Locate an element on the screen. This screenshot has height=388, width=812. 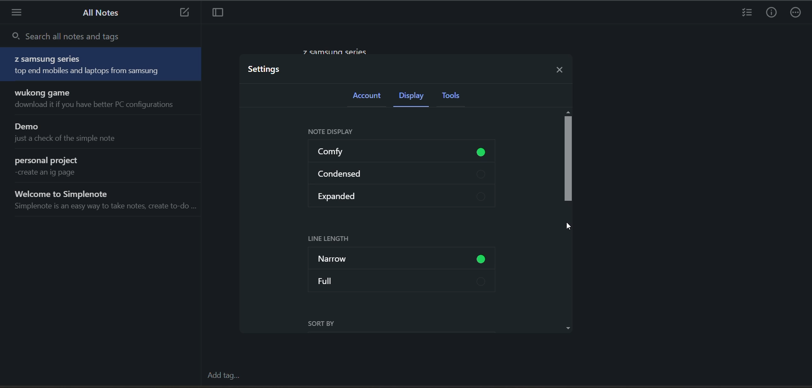
sort by is located at coordinates (327, 326).